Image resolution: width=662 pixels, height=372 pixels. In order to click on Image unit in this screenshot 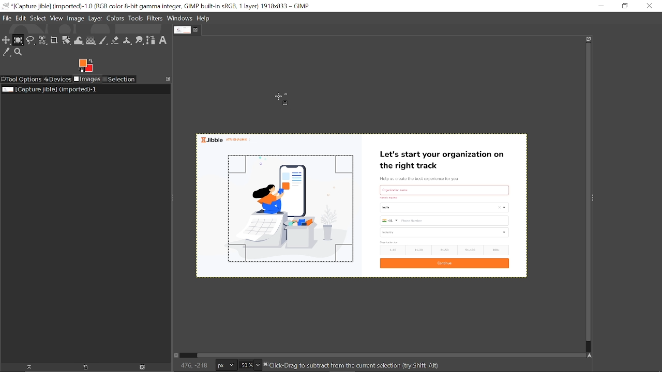, I will do `click(224, 365)`.